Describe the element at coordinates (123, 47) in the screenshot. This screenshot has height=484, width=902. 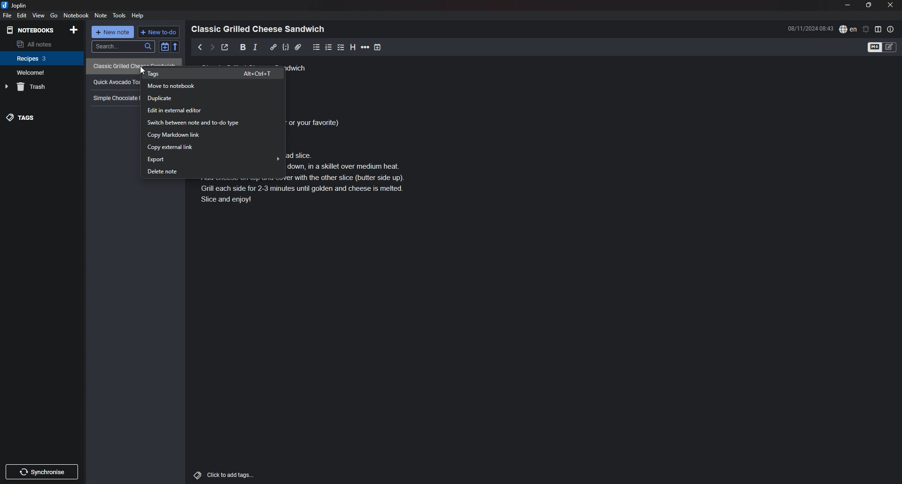
I see `search` at that location.